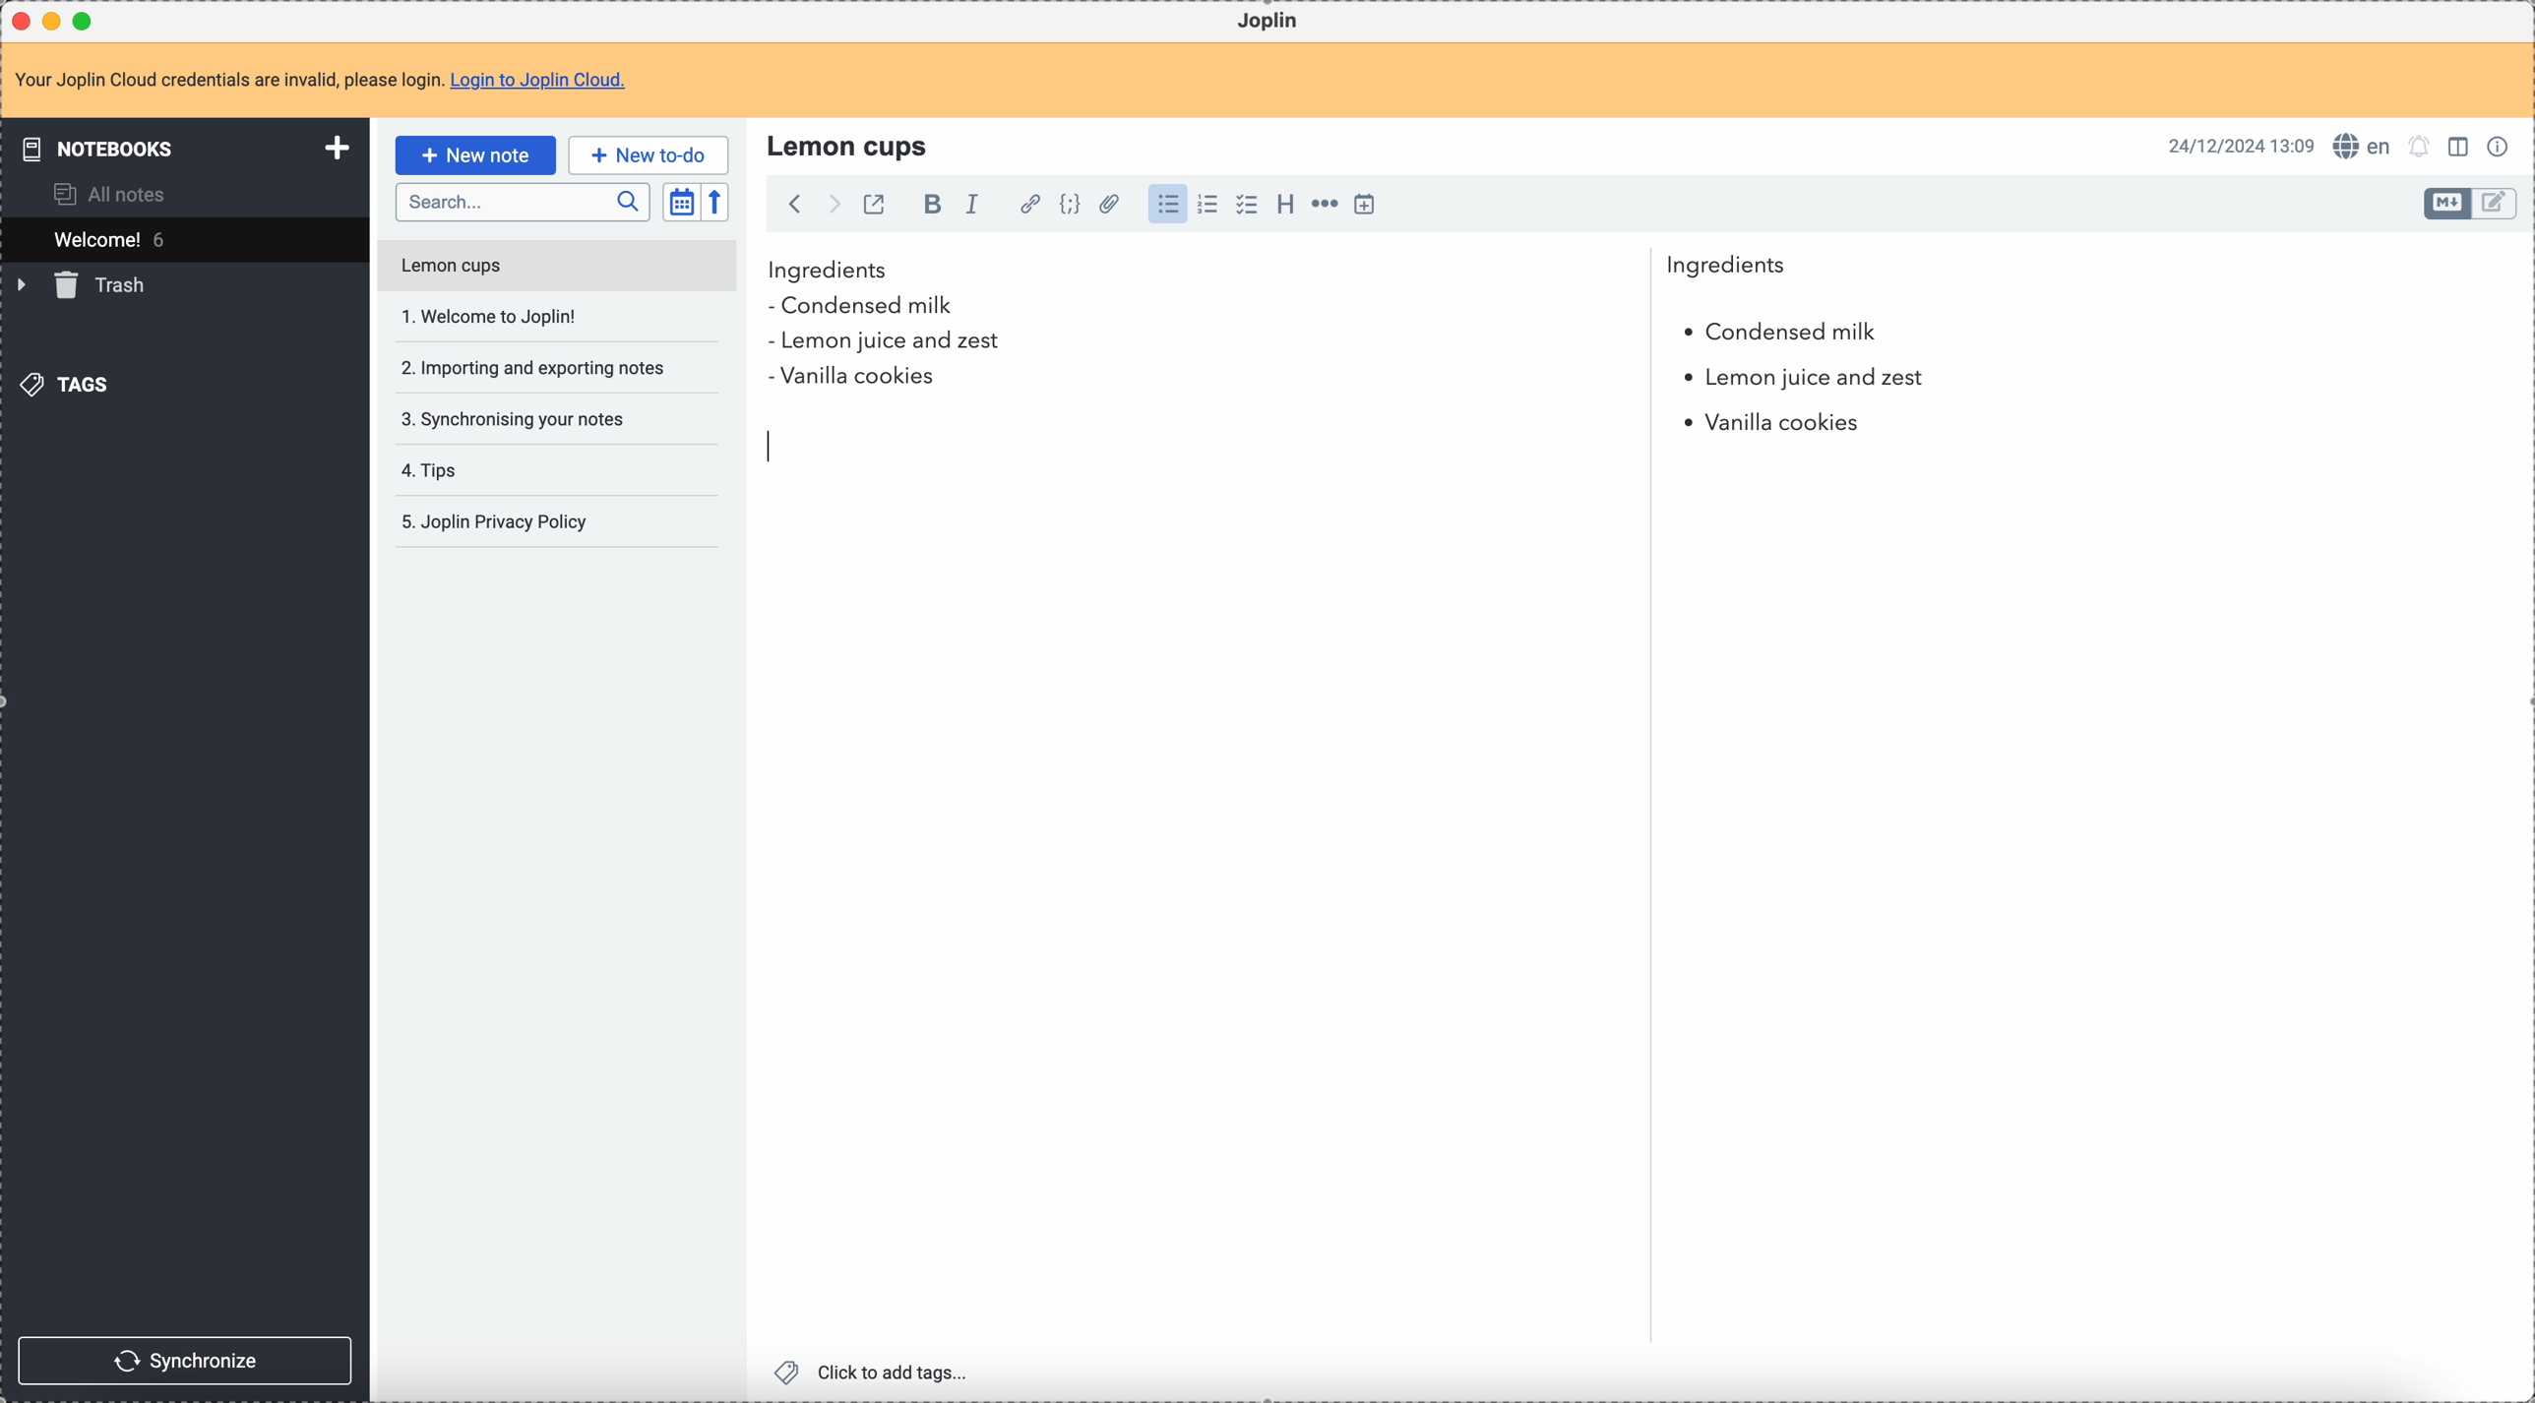  Describe the element at coordinates (2448, 204) in the screenshot. I see `toggle edit layout` at that location.